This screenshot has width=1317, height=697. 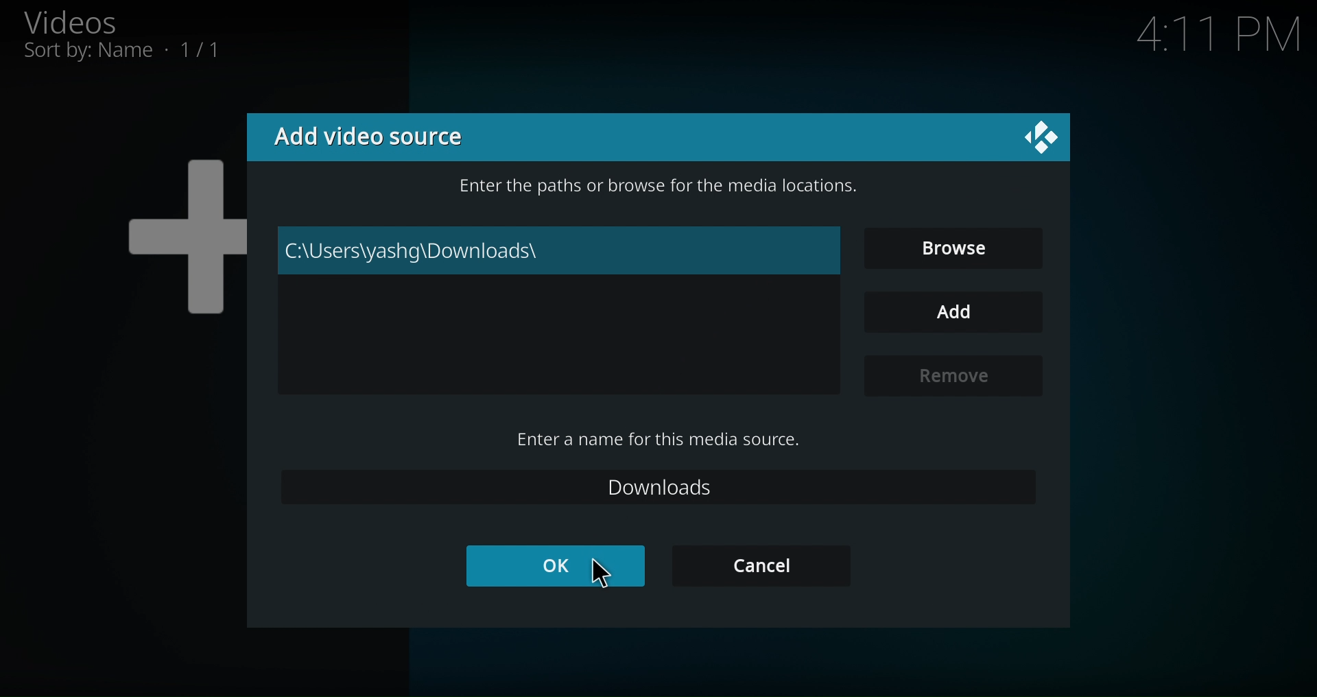 I want to click on Add, so click(x=950, y=311).